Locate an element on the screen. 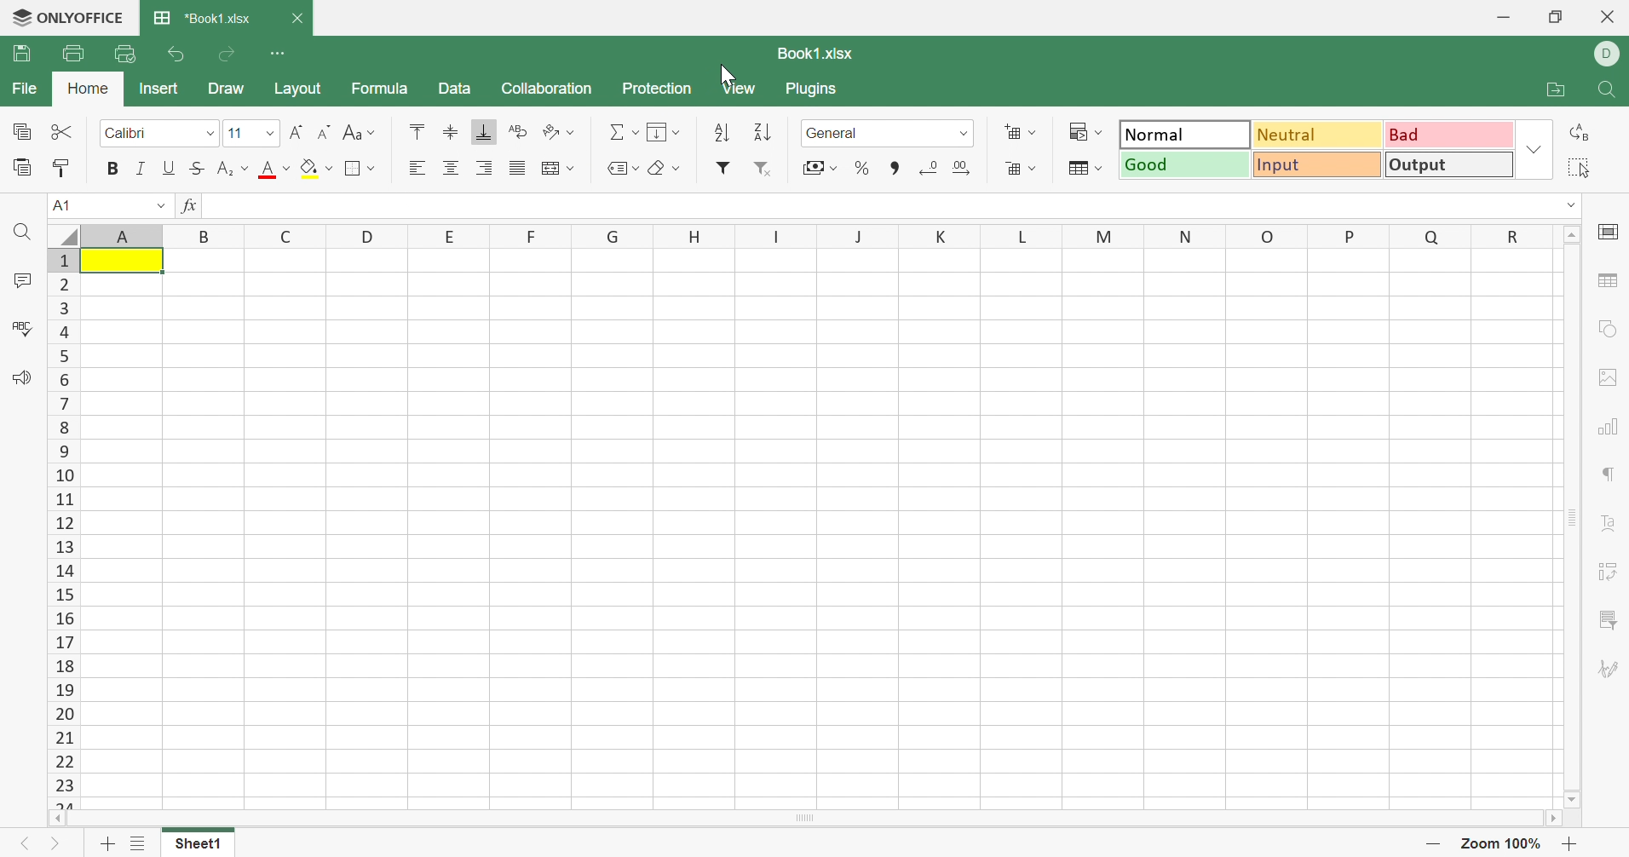  Fill color is located at coordinates (368, 198).